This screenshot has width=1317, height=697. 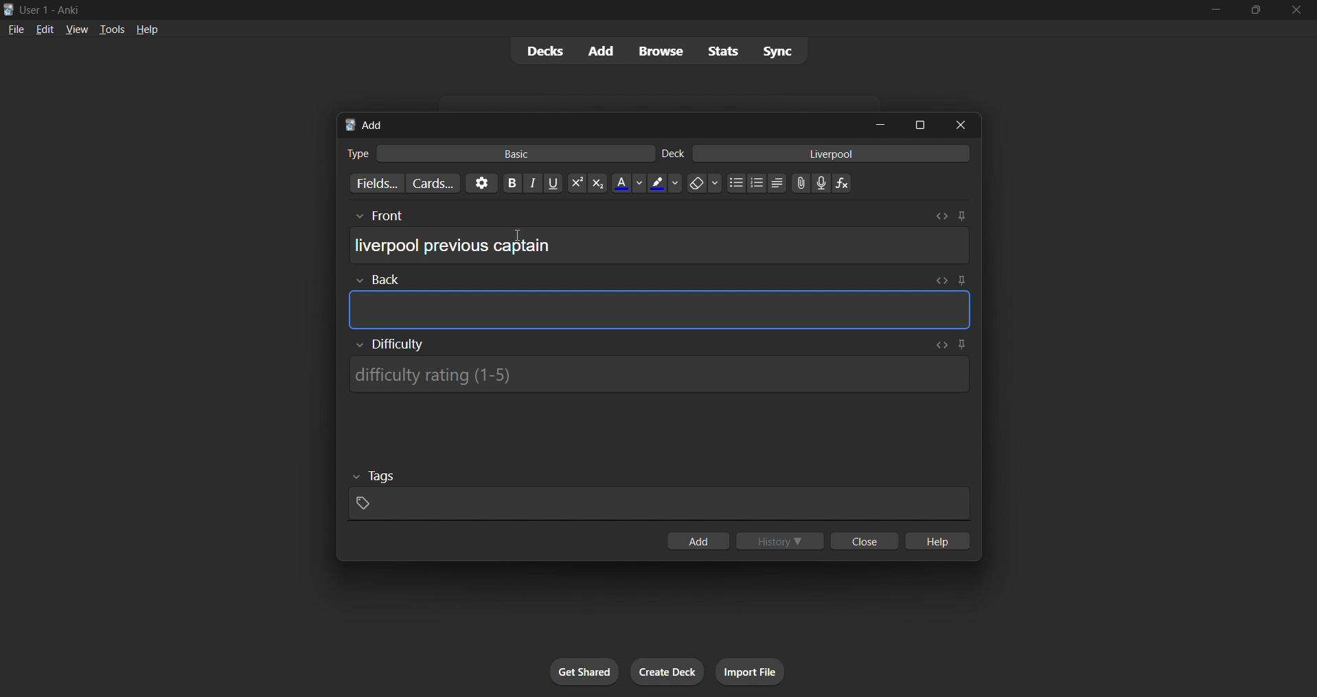 What do you see at coordinates (661, 370) in the screenshot?
I see `card difficulty input box` at bounding box center [661, 370].